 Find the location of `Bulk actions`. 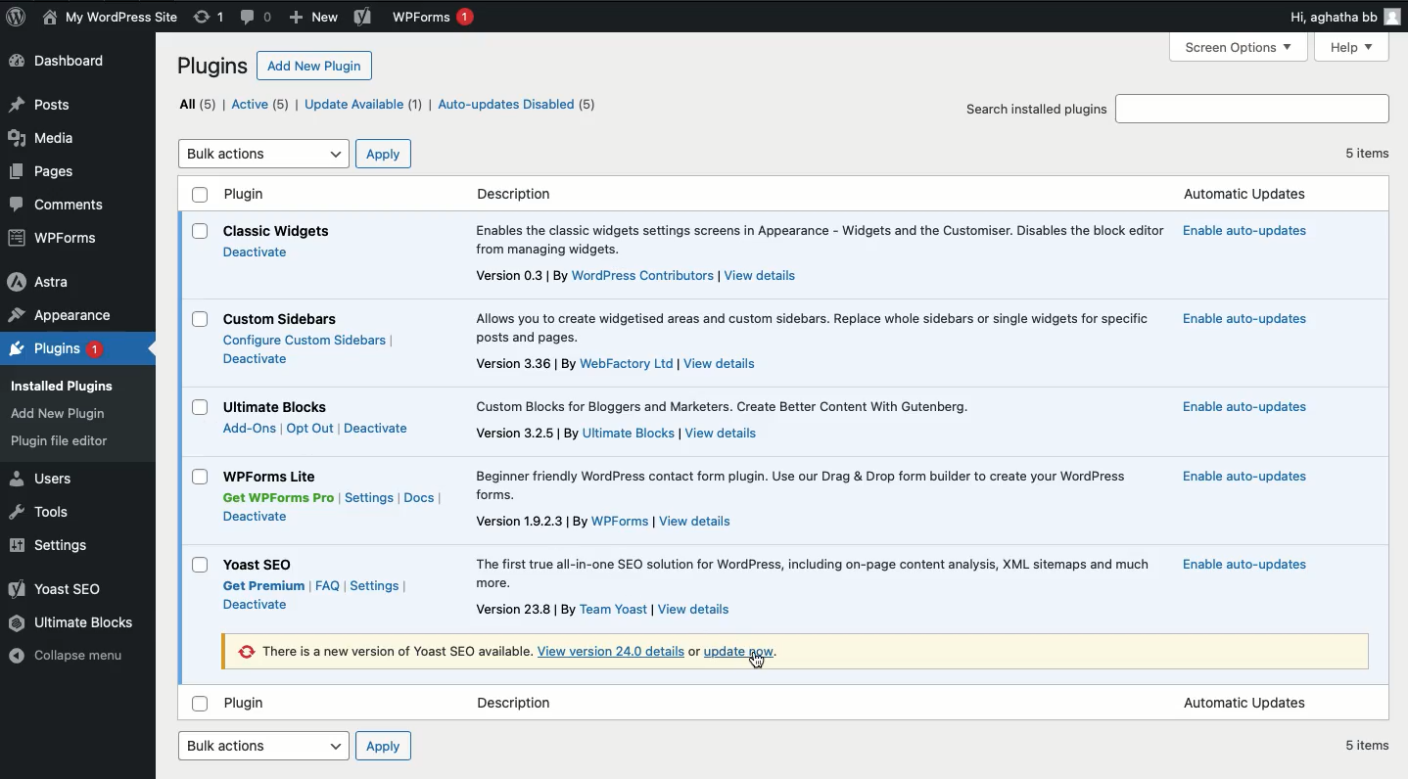

Bulk actions is located at coordinates (265, 746).